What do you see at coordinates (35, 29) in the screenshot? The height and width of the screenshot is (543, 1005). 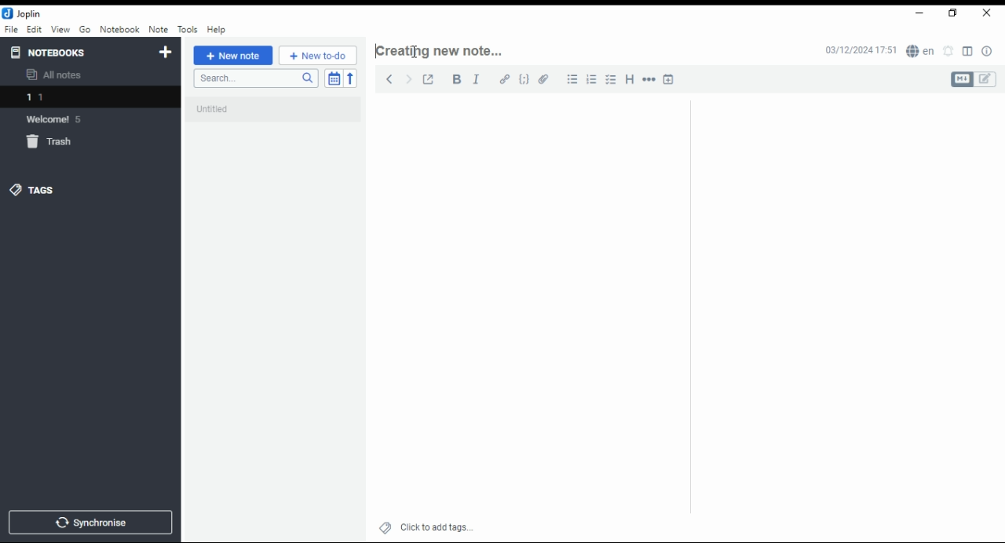 I see `edit` at bounding box center [35, 29].